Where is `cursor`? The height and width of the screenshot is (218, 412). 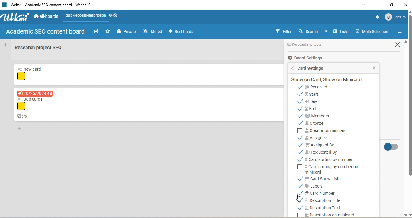
cursor is located at coordinates (298, 198).